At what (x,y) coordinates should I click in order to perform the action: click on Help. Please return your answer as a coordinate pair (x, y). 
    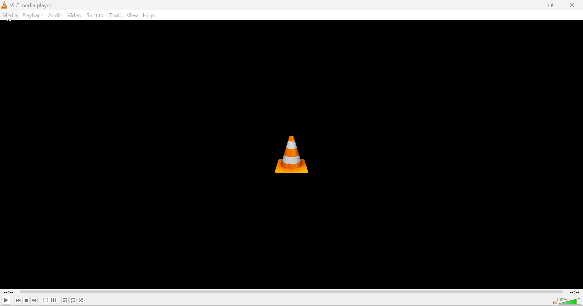
    Looking at the image, I should click on (149, 16).